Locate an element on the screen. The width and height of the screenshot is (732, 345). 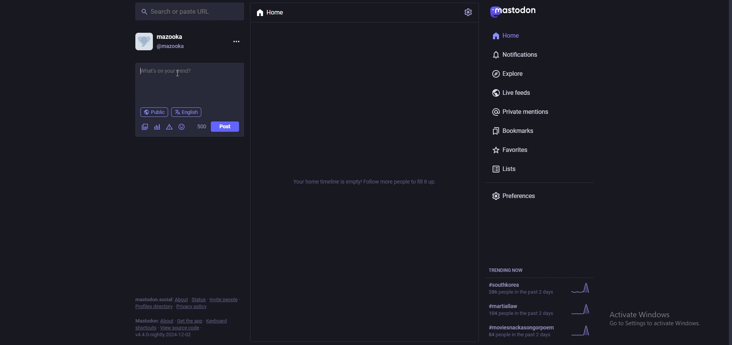
live feeds is located at coordinates (525, 93).